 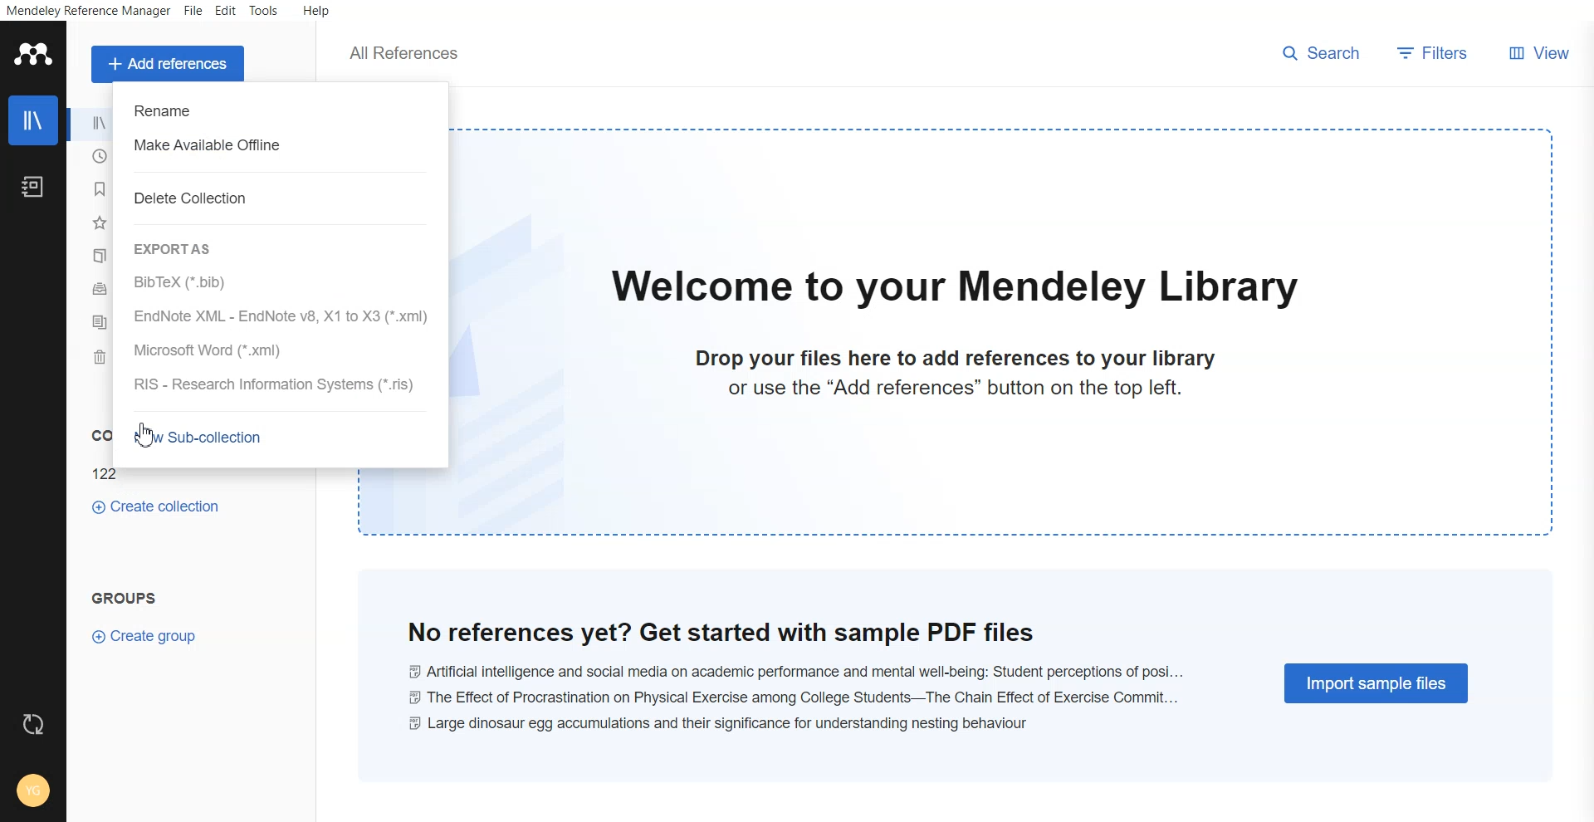 What do you see at coordinates (263, 144) in the screenshot?
I see `Make available Offline` at bounding box center [263, 144].